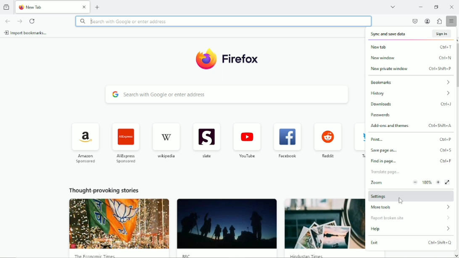 The height and width of the screenshot is (258, 459). I want to click on Find in page Ctrl+F, so click(410, 161).